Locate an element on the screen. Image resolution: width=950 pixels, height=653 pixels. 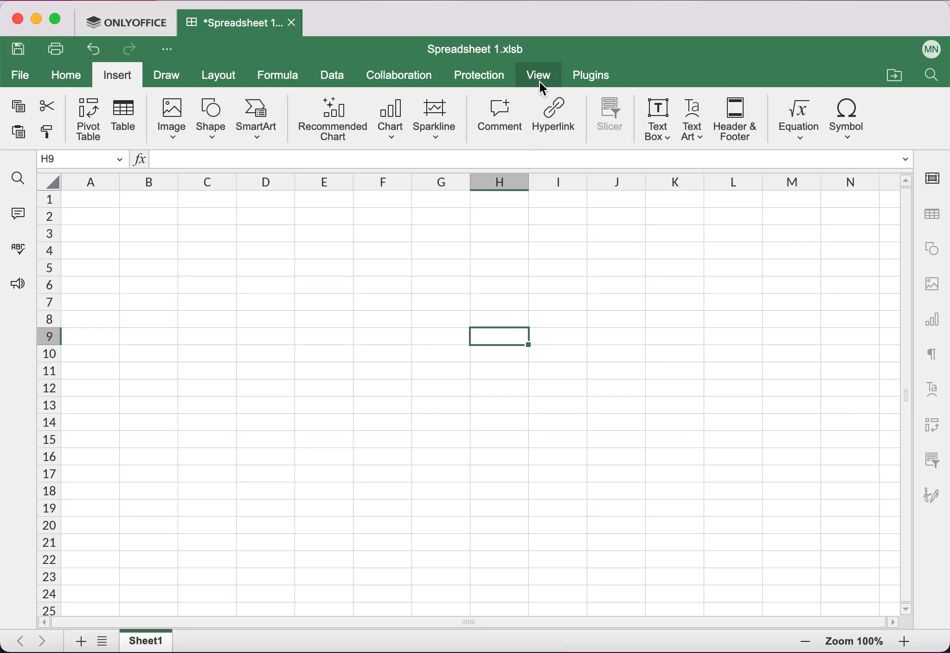
close is located at coordinates (17, 19).